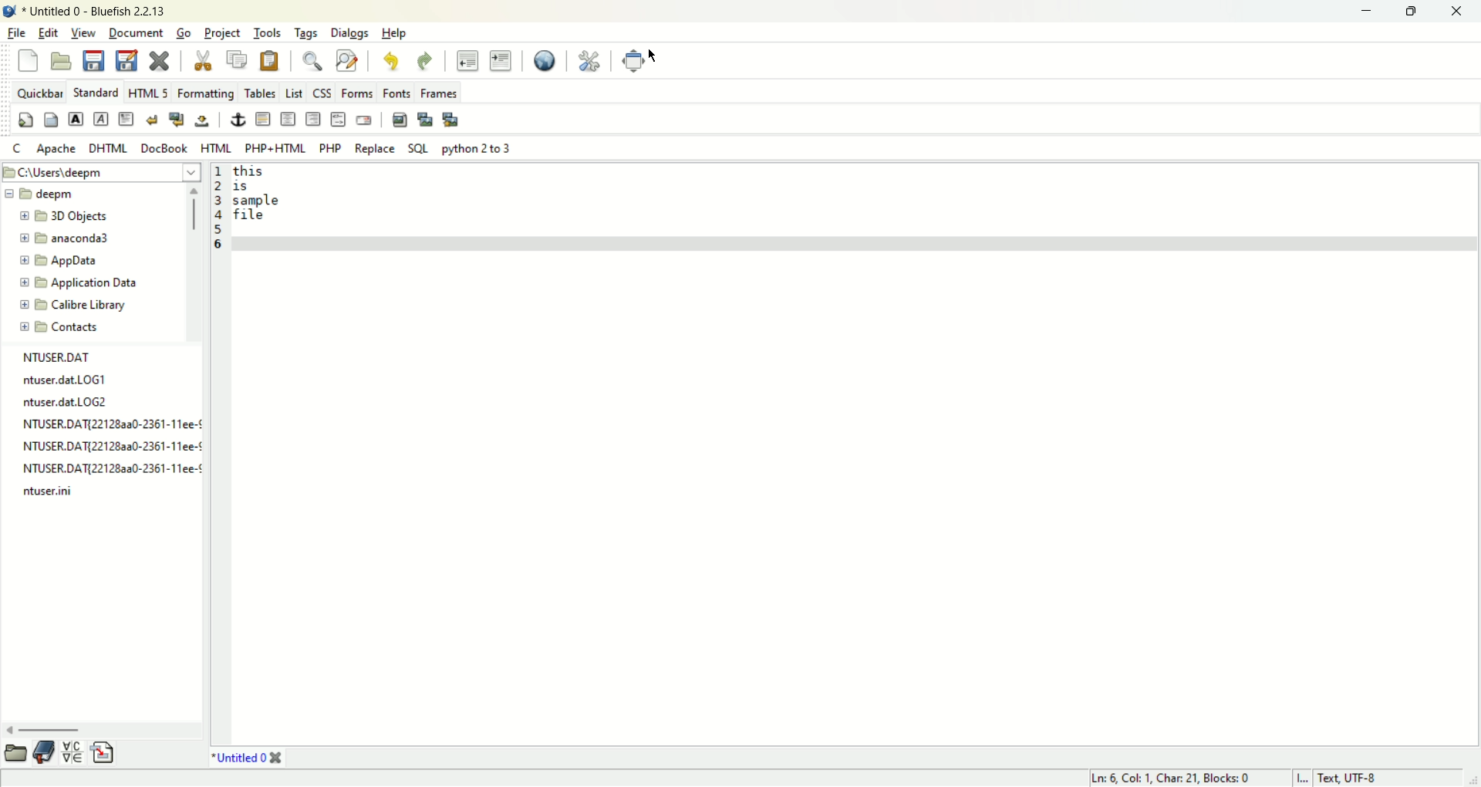 The width and height of the screenshot is (1481, 787). What do you see at coordinates (66, 380) in the screenshot?
I see `ntuser.dat.LOG1` at bounding box center [66, 380].